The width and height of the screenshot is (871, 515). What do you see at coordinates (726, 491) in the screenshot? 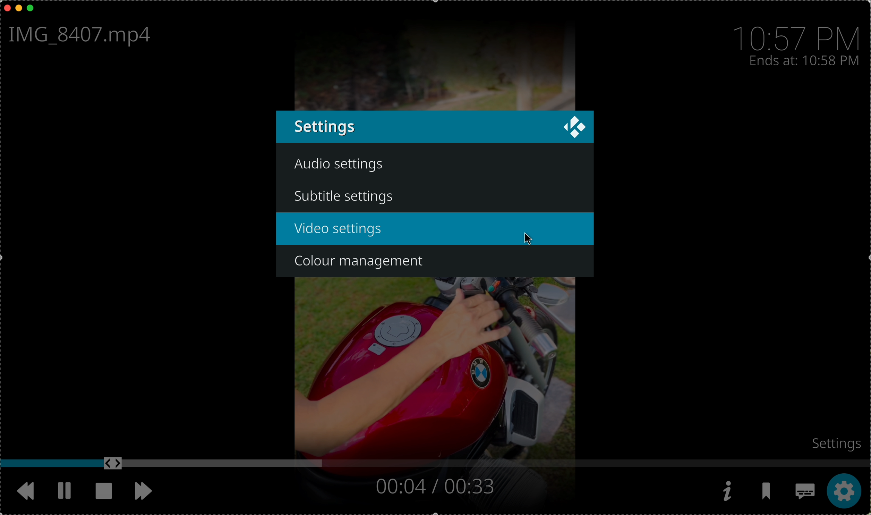
I see `information` at bounding box center [726, 491].